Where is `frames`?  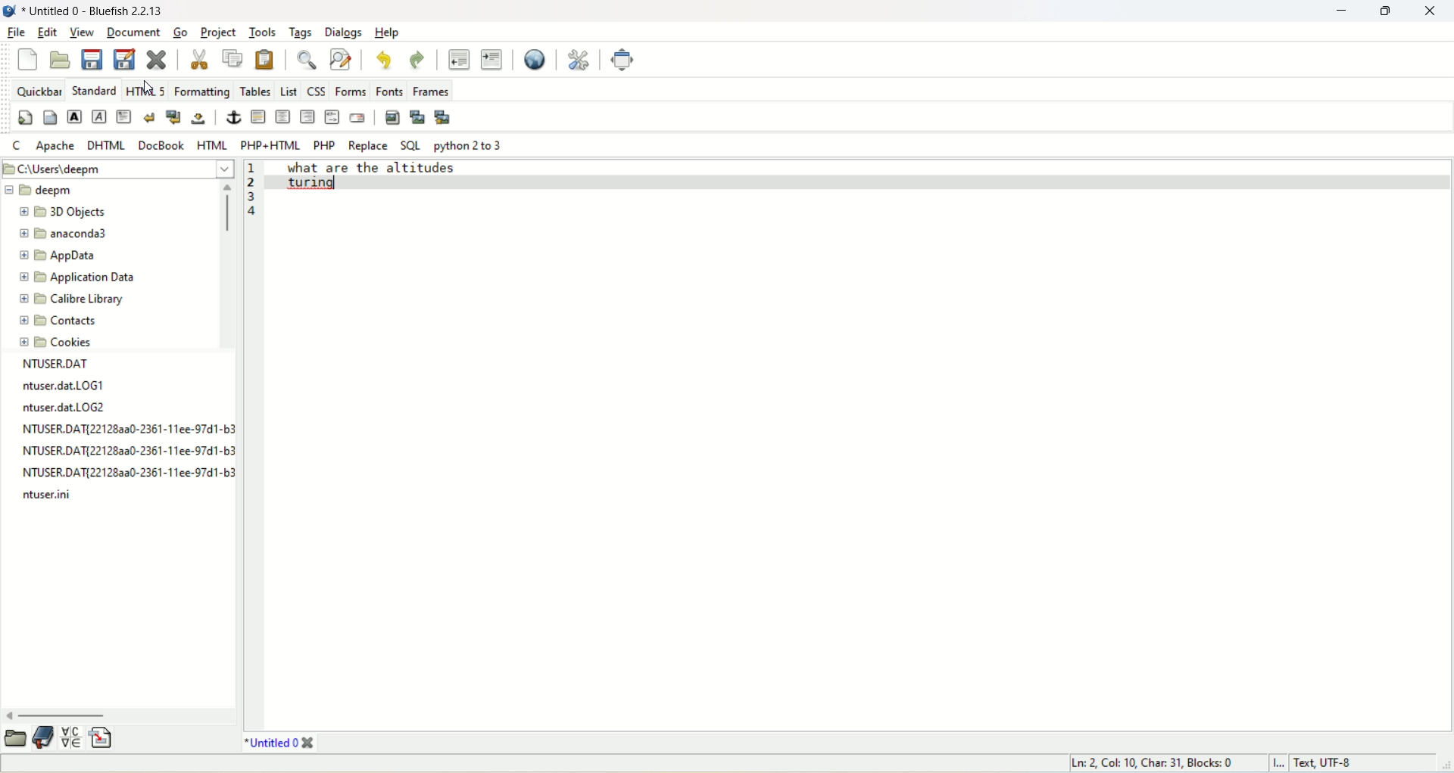 frames is located at coordinates (431, 90).